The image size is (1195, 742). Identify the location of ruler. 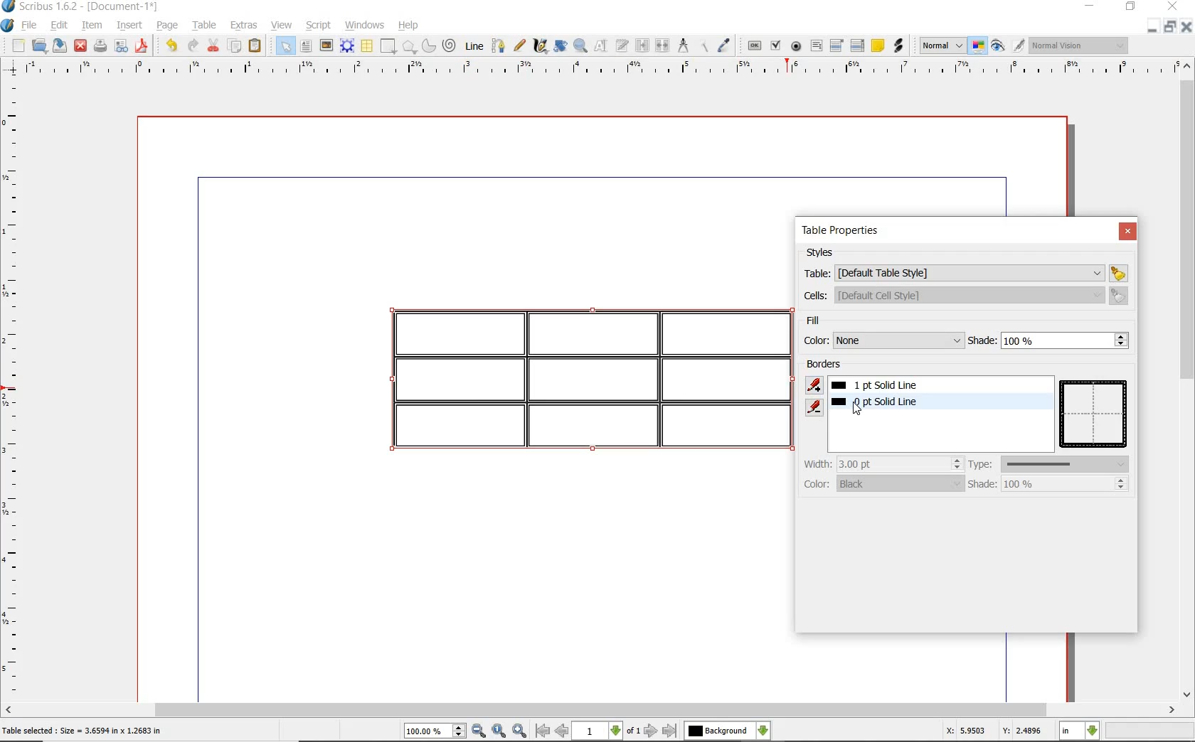
(593, 70).